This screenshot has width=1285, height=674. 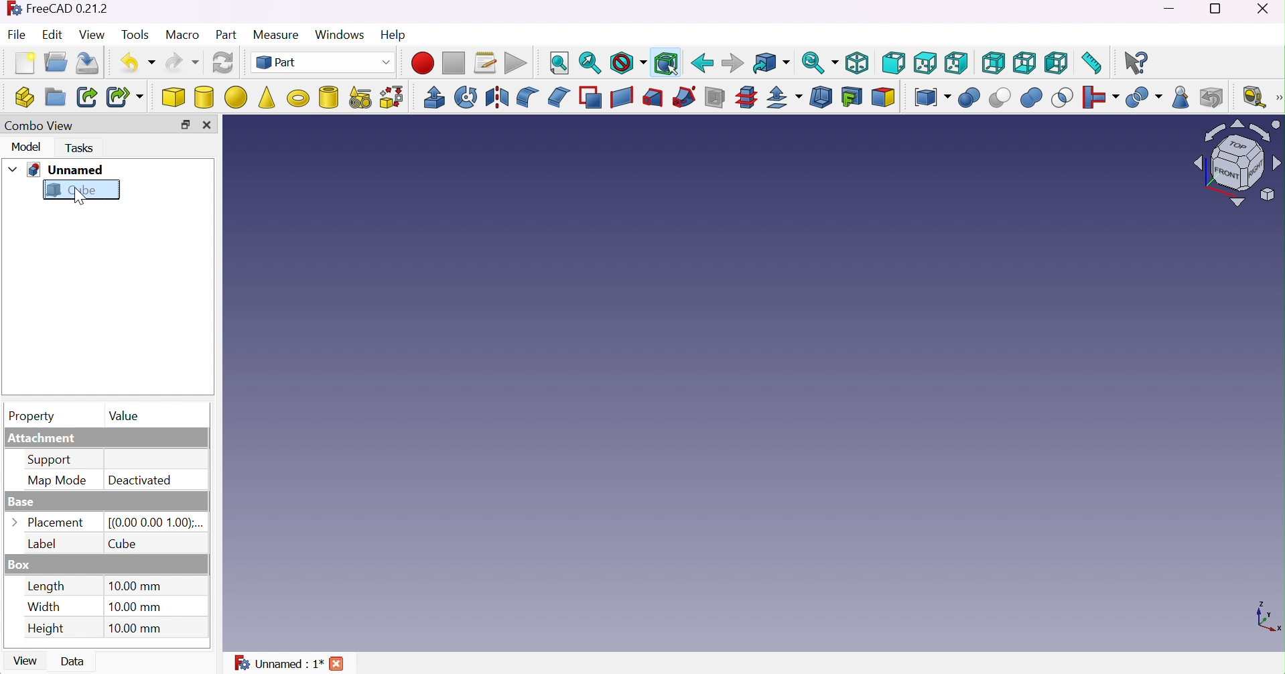 What do you see at coordinates (362, 99) in the screenshot?
I see `Create primitives` at bounding box center [362, 99].